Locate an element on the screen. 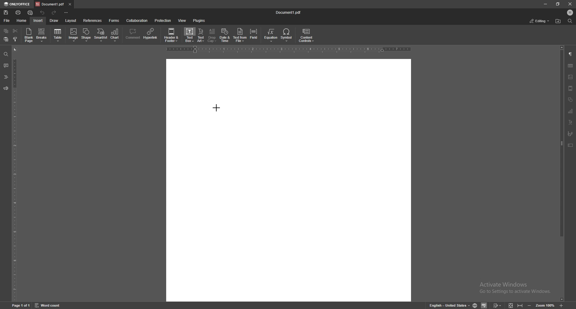 This screenshot has width=576, height=309. colaboration is located at coordinates (137, 20).